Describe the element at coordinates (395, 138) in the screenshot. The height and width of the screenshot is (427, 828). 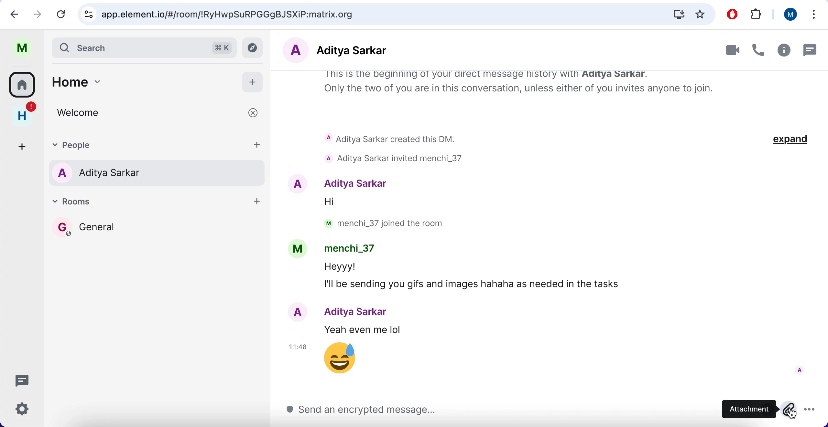
I see `Aditya Sarkar created this DM.` at that location.